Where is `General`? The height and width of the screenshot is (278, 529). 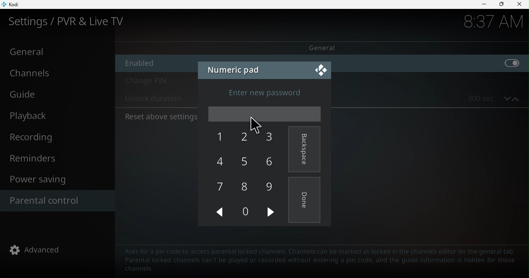 General is located at coordinates (323, 48).